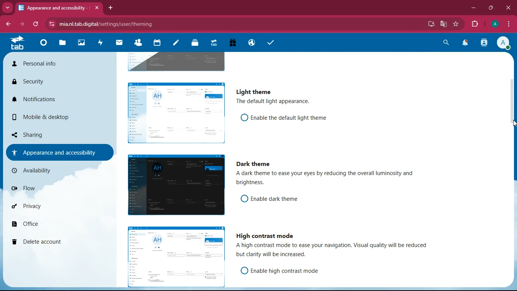 This screenshot has width=517, height=291. What do you see at coordinates (444, 24) in the screenshot?
I see `google translate` at bounding box center [444, 24].